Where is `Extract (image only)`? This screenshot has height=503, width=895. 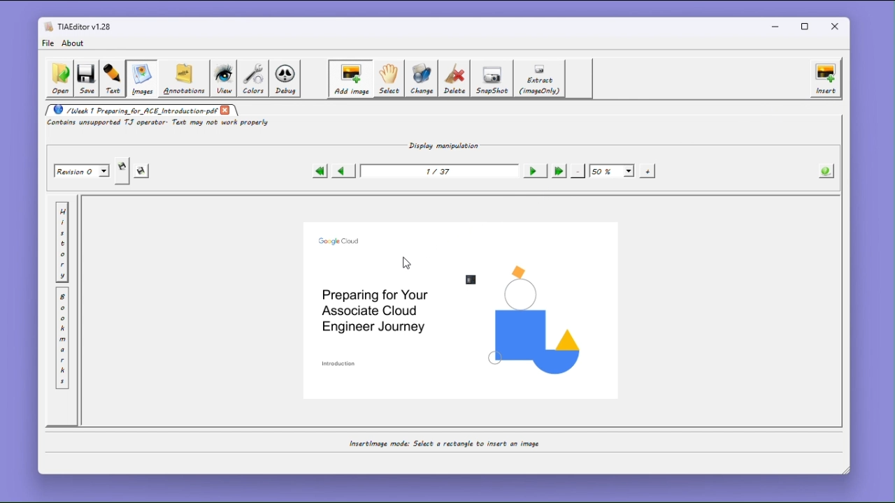
Extract (image only) is located at coordinates (540, 79).